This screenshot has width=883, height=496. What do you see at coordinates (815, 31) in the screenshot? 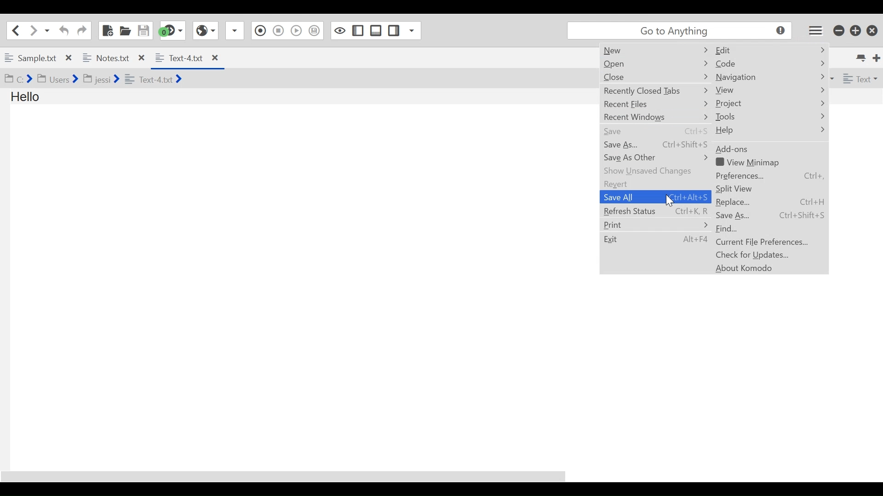
I see `Application menu` at bounding box center [815, 31].